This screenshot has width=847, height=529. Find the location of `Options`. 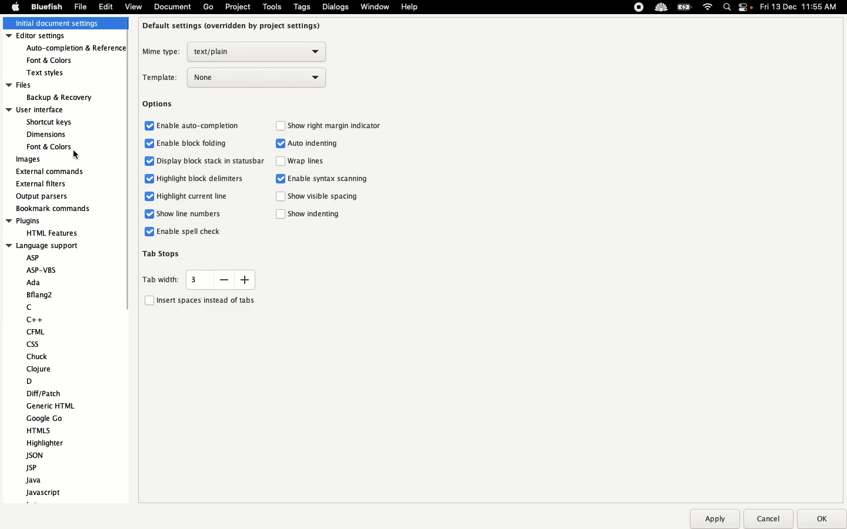

Options is located at coordinates (158, 105).